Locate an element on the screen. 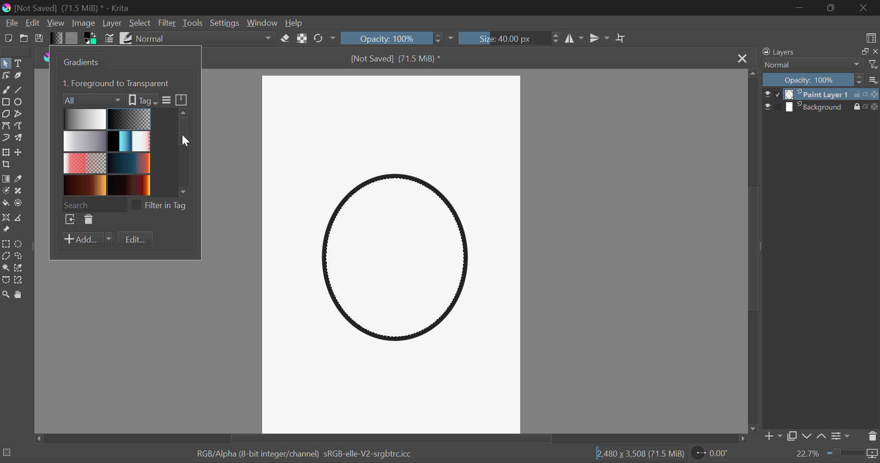 The height and width of the screenshot is (463, 880). more is located at coordinates (167, 100).